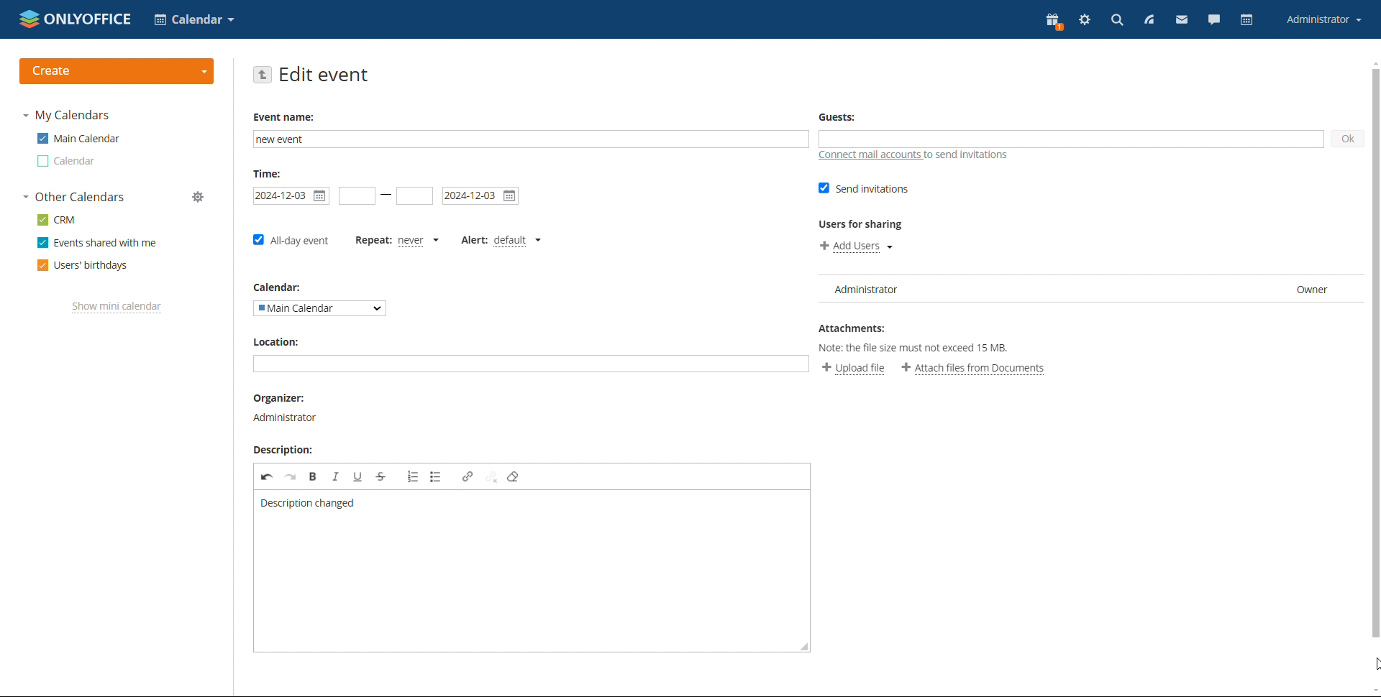 Image resolution: width=1381 pixels, height=697 pixels. What do you see at coordinates (314, 476) in the screenshot?
I see `bold` at bounding box center [314, 476].